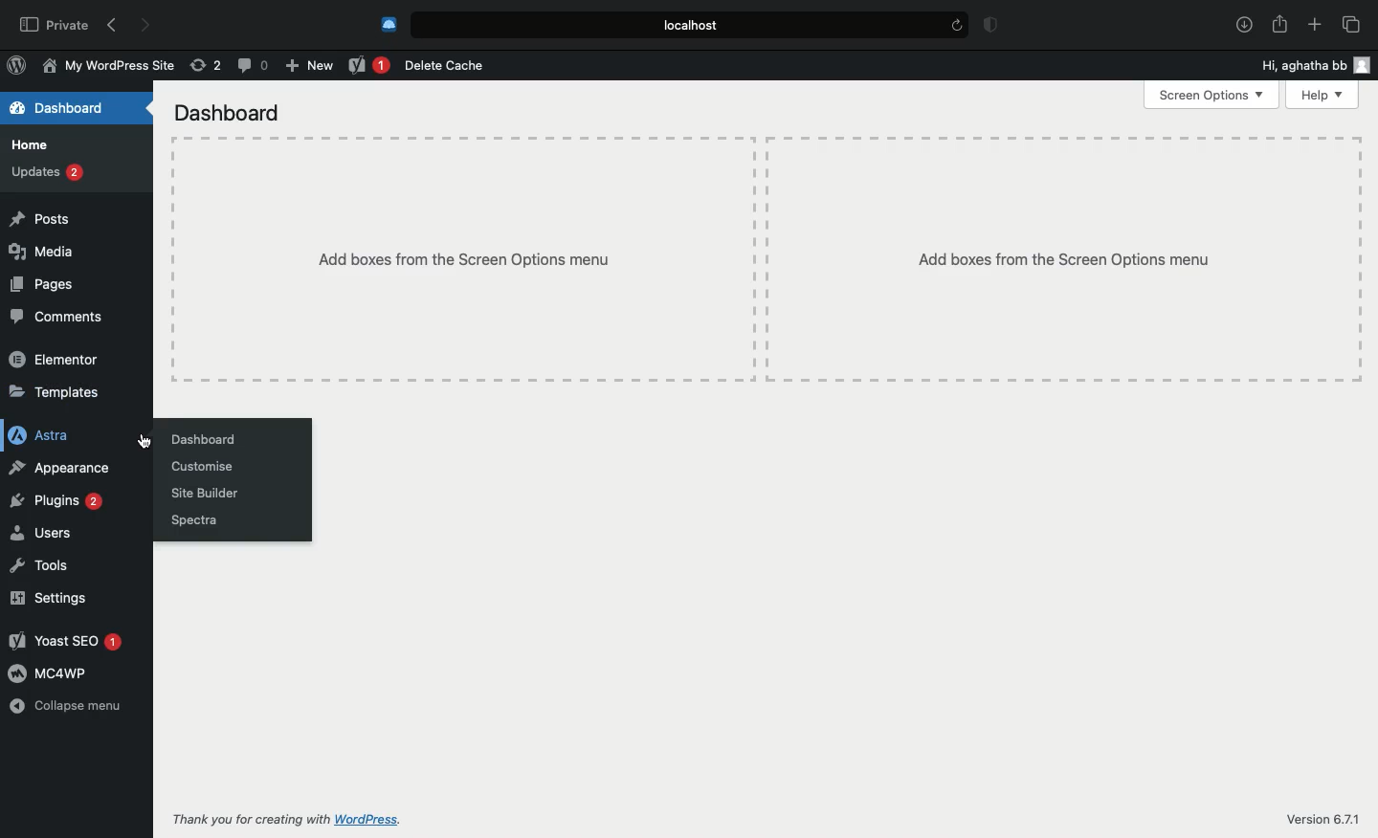 This screenshot has width=1378, height=838. I want to click on cursor, so click(143, 440).